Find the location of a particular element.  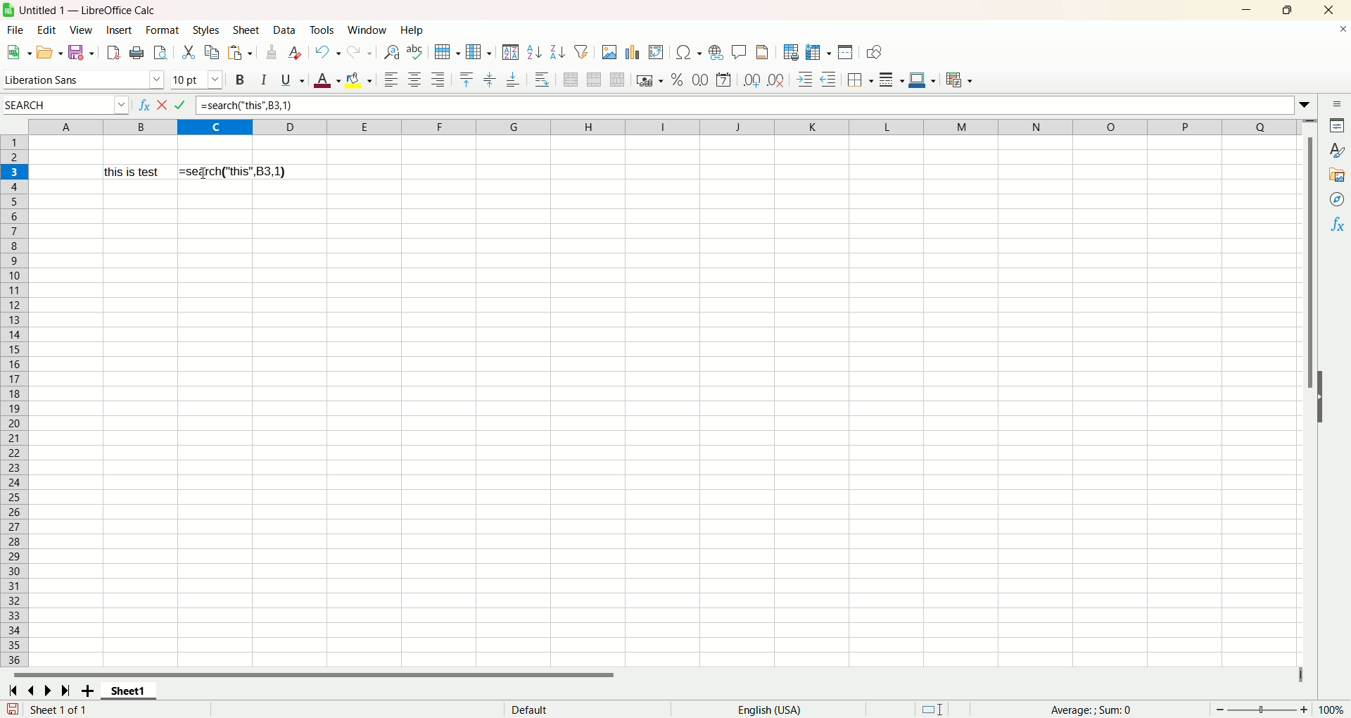

English(USA) is located at coordinates (774, 709).